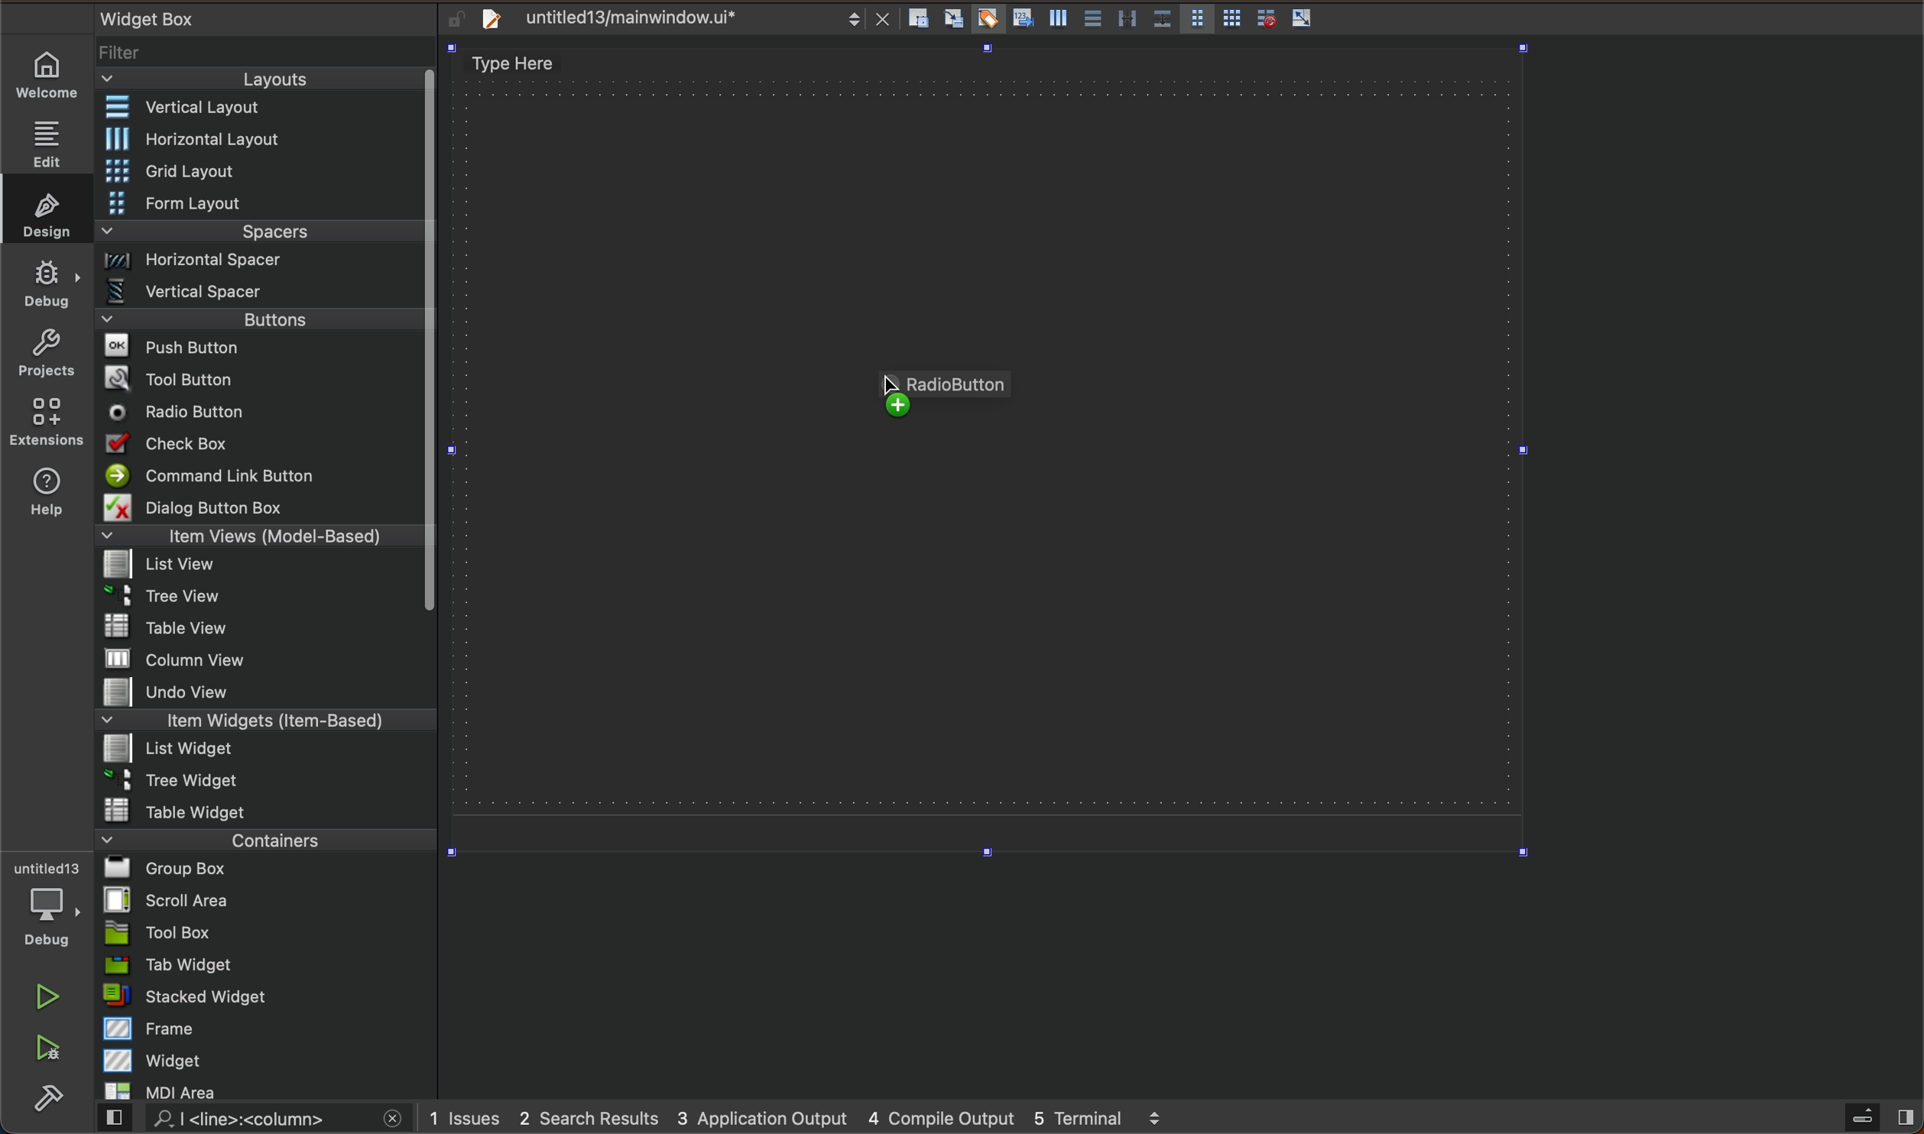 This screenshot has height=1134, width=1924. Describe the element at coordinates (50, 996) in the screenshot. I see `run` at that location.